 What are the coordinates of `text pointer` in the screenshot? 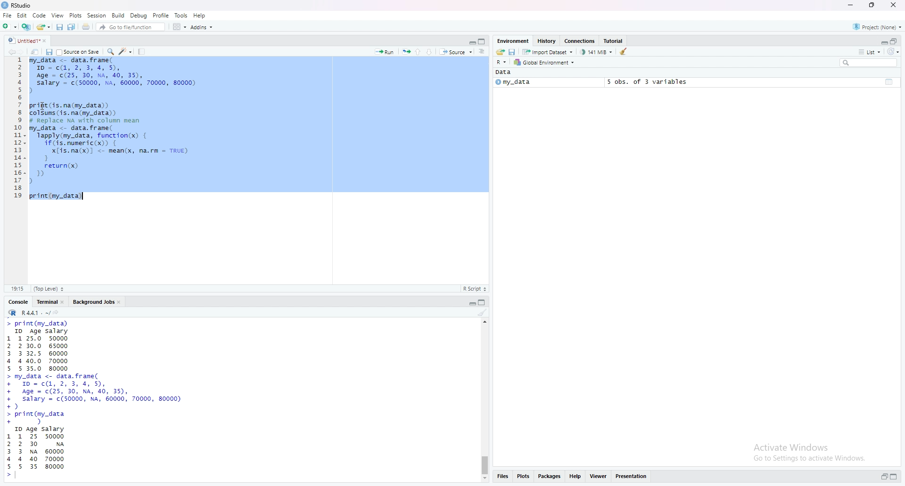 It's located at (85, 196).